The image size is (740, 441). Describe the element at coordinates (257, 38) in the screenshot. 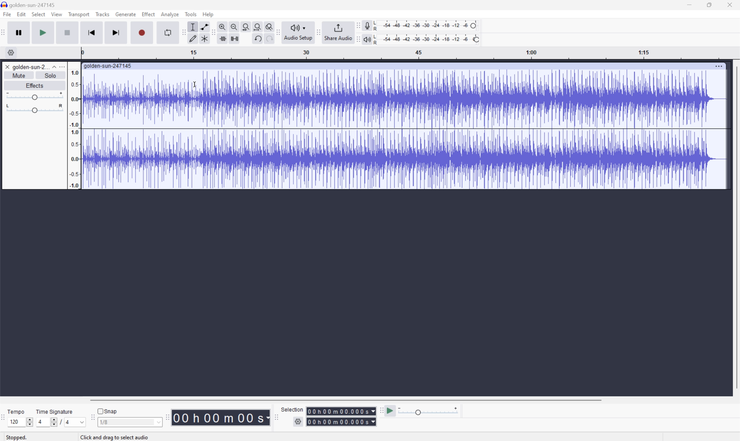

I see `Undo` at that location.